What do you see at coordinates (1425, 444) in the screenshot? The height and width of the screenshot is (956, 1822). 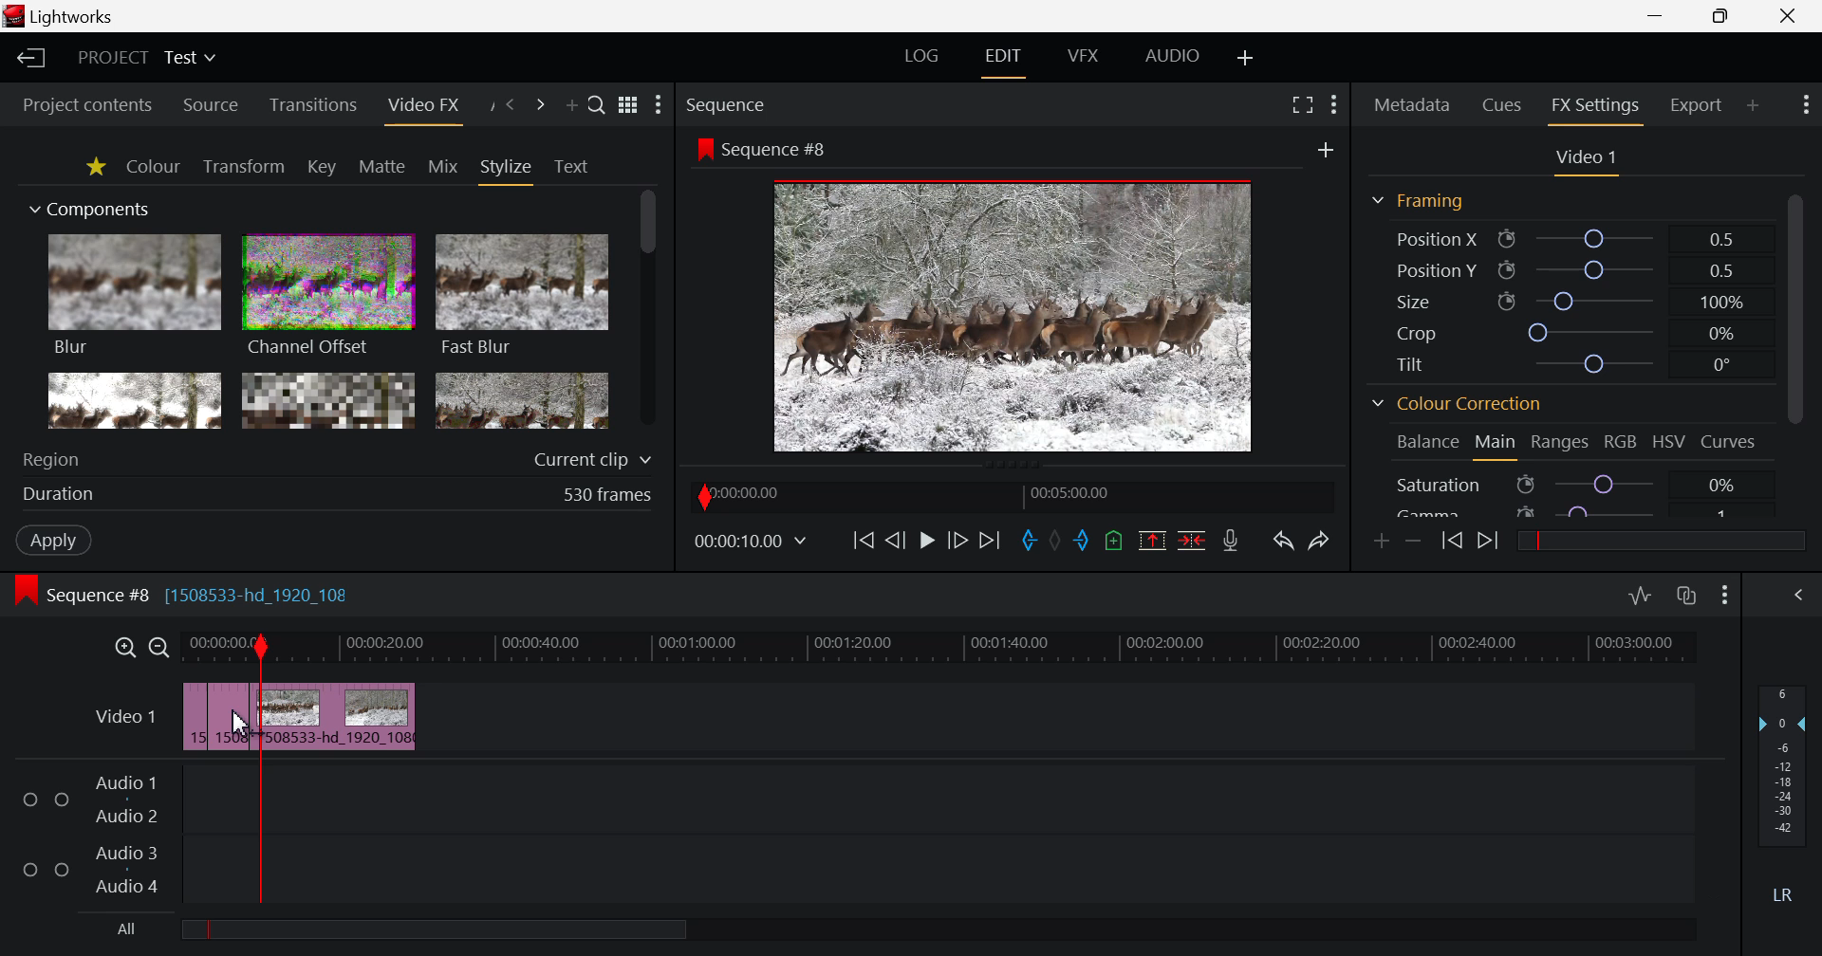 I see `Balance` at bounding box center [1425, 444].